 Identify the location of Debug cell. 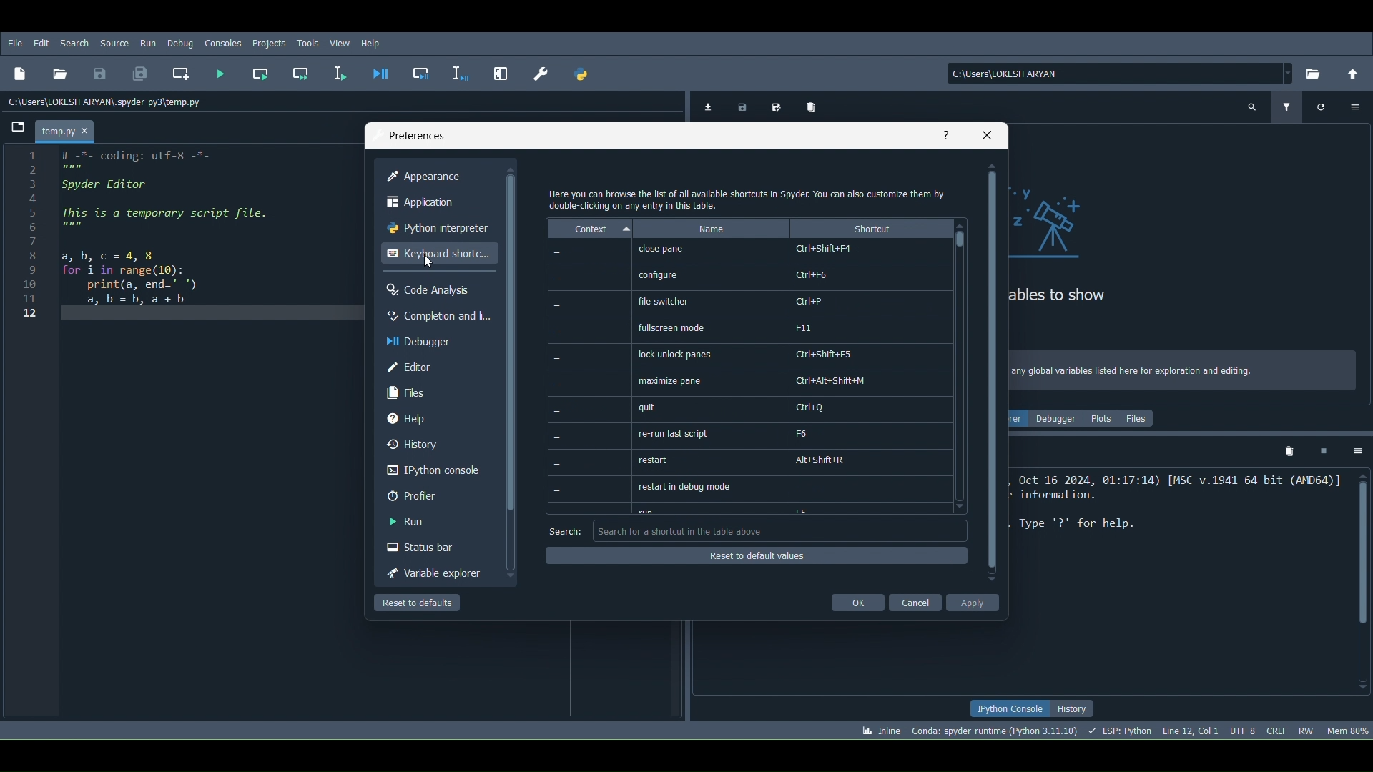
(421, 71).